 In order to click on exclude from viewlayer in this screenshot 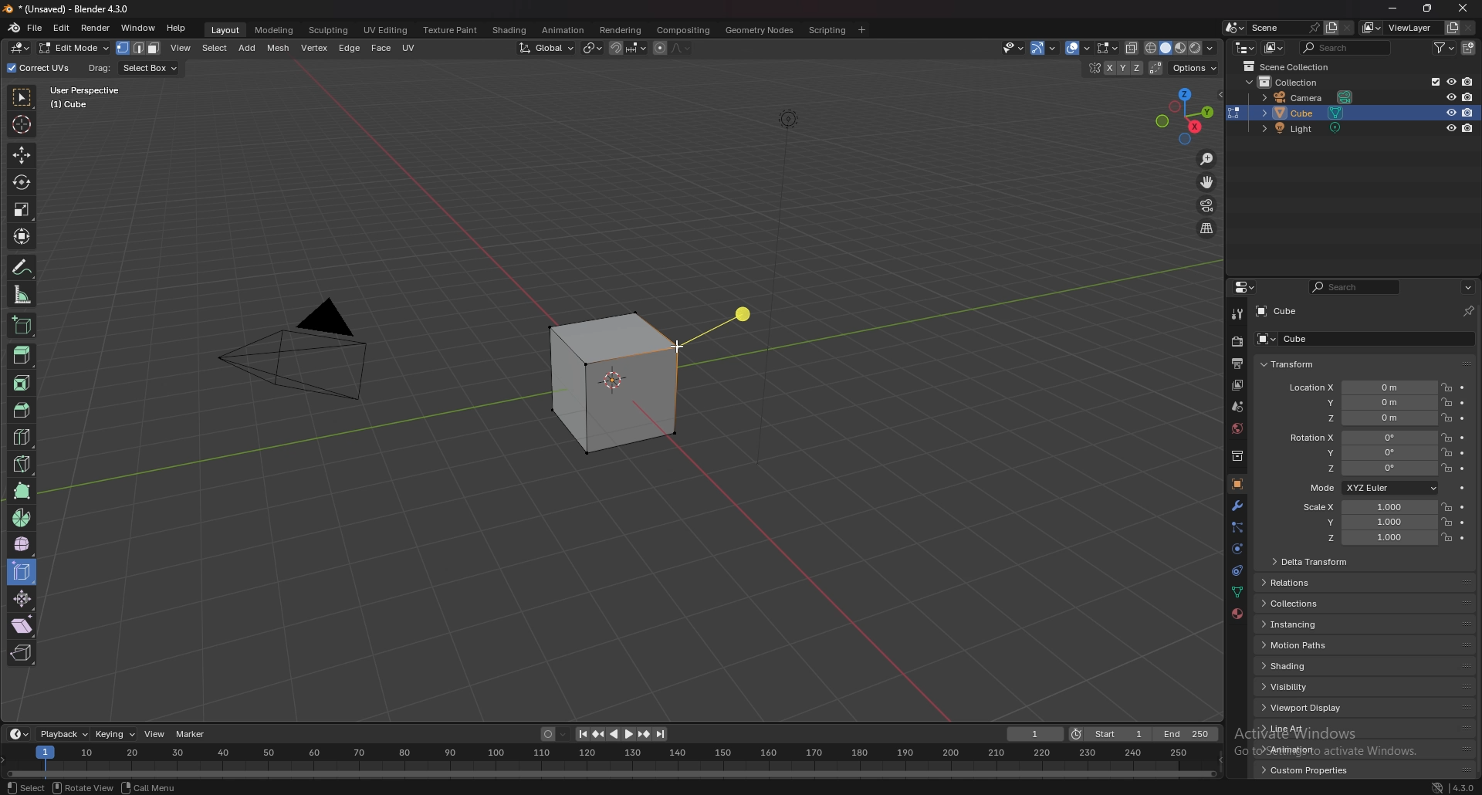, I will do `click(1430, 81)`.